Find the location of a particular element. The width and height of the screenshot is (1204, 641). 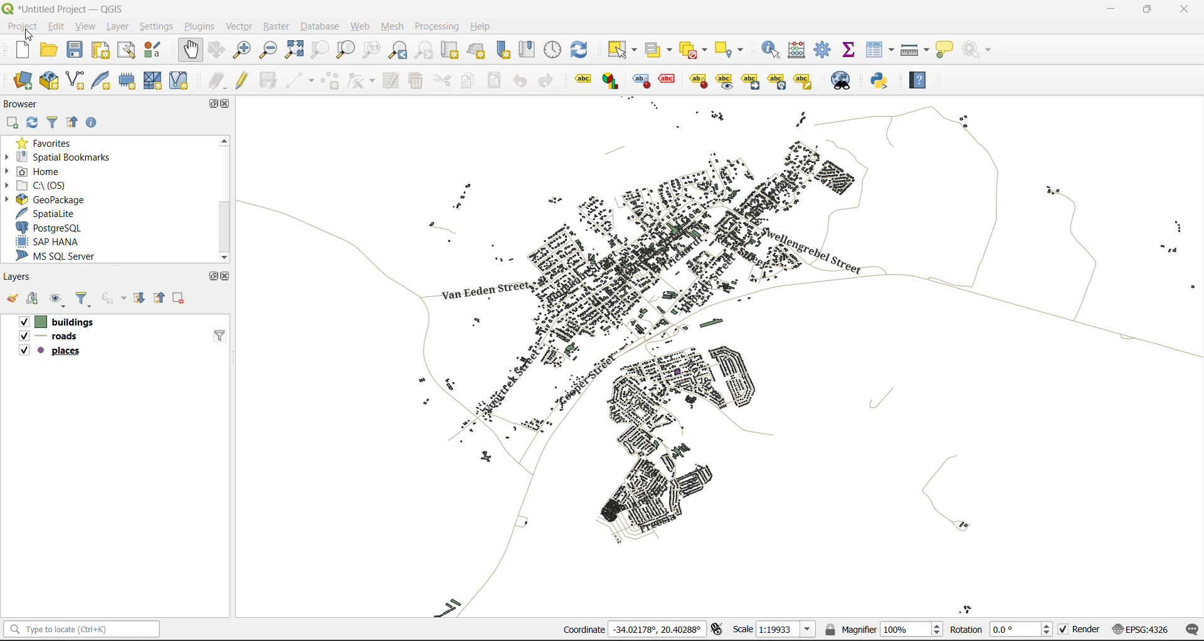

zoom next is located at coordinates (425, 50).